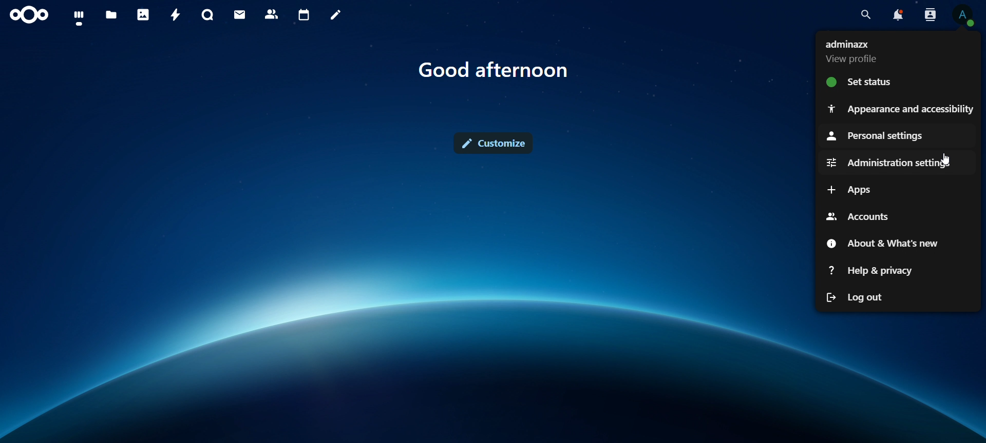 The image size is (986, 443). What do you see at coordinates (863, 15) in the screenshot?
I see `search` at bounding box center [863, 15].